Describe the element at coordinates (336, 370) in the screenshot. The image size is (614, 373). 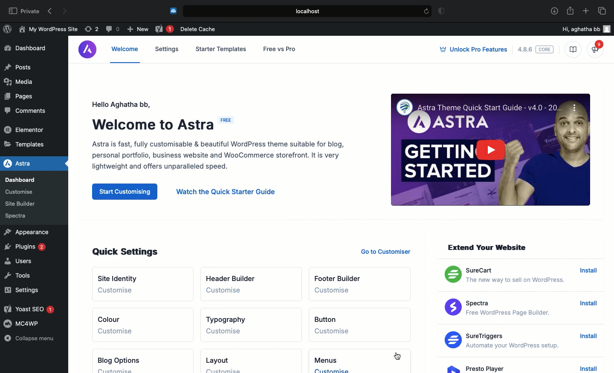
I see `Customise` at that location.